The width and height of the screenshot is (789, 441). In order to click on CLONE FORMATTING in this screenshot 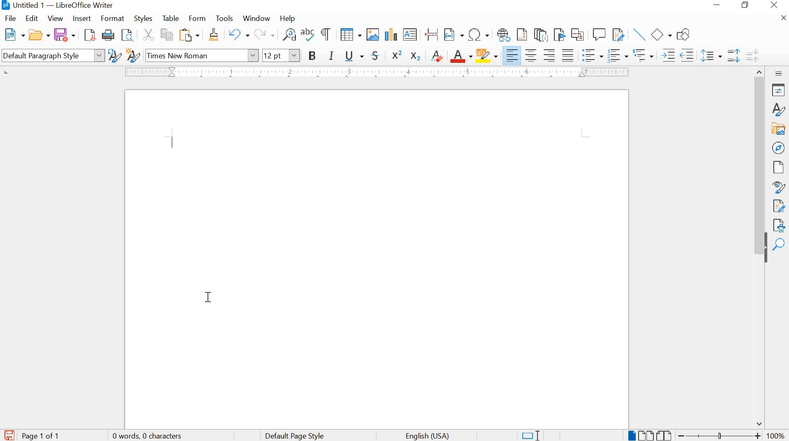, I will do `click(212, 35)`.